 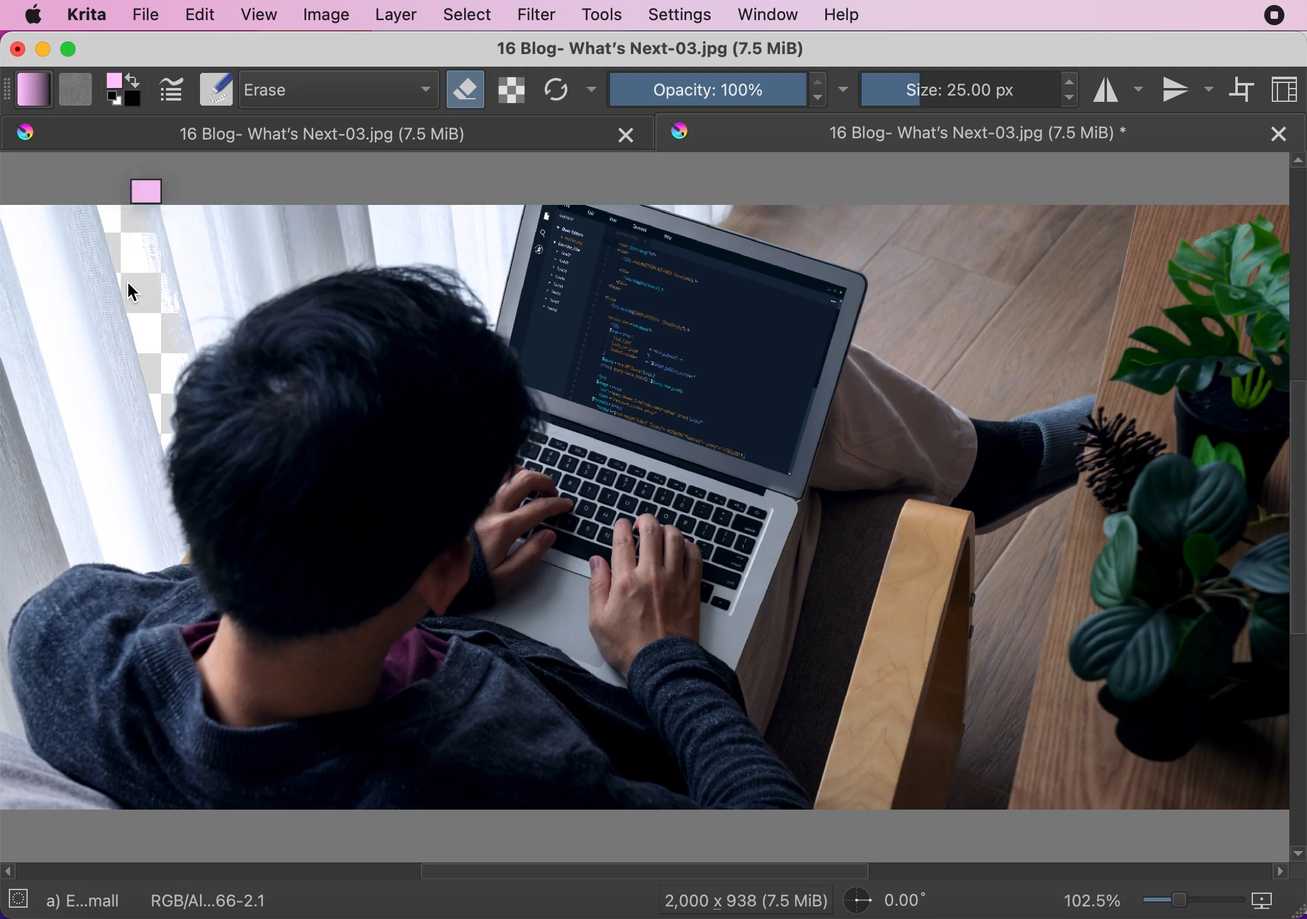 What do you see at coordinates (470, 15) in the screenshot?
I see `select` at bounding box center [470, 15].